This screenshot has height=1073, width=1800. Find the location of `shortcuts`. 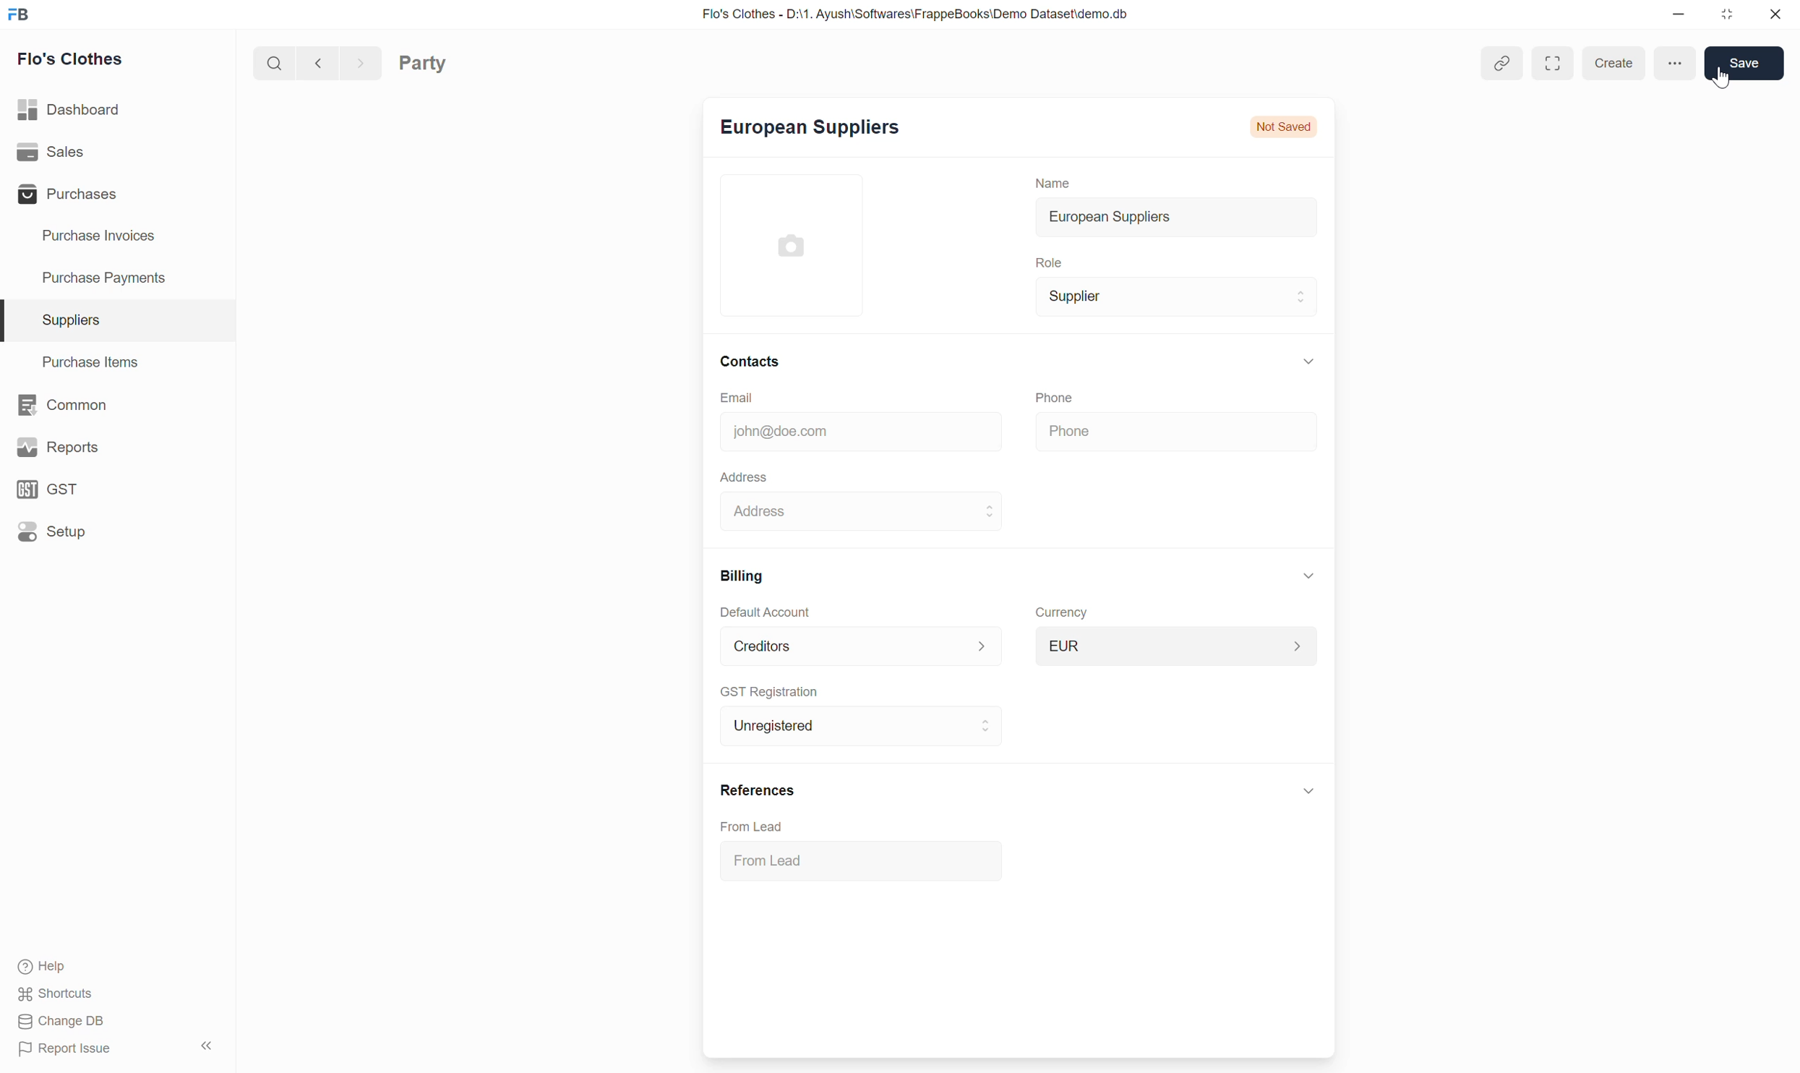

shortcuts is located at coordinates (54, 996).